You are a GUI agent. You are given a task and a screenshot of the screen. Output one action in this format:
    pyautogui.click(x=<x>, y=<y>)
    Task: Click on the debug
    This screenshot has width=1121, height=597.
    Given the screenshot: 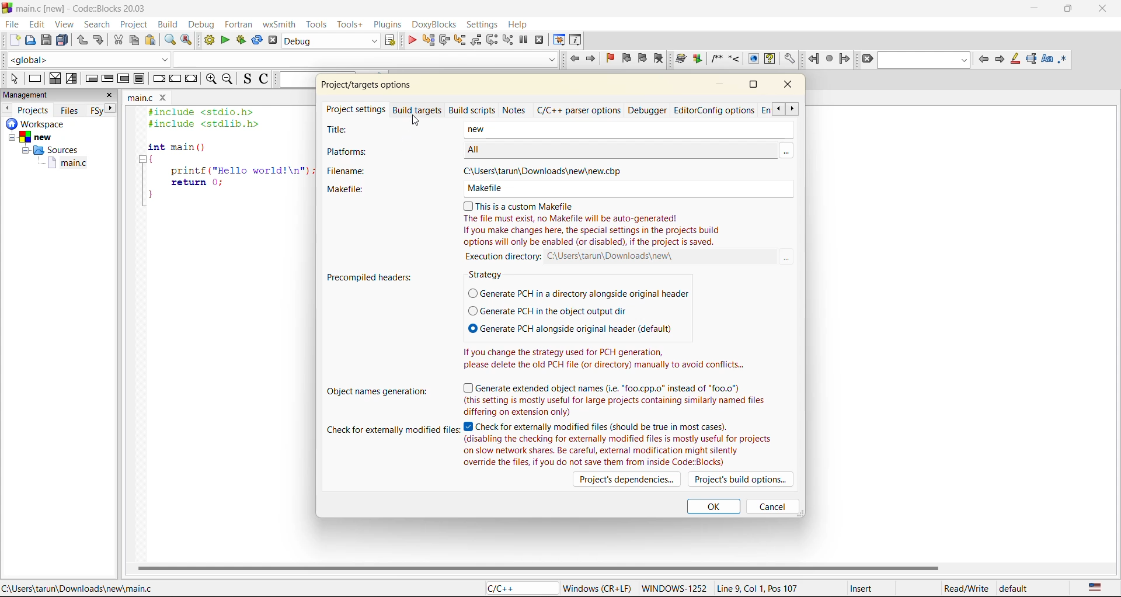 What is the action you would take?
    pyautogui.click(x=203, y=24)
    